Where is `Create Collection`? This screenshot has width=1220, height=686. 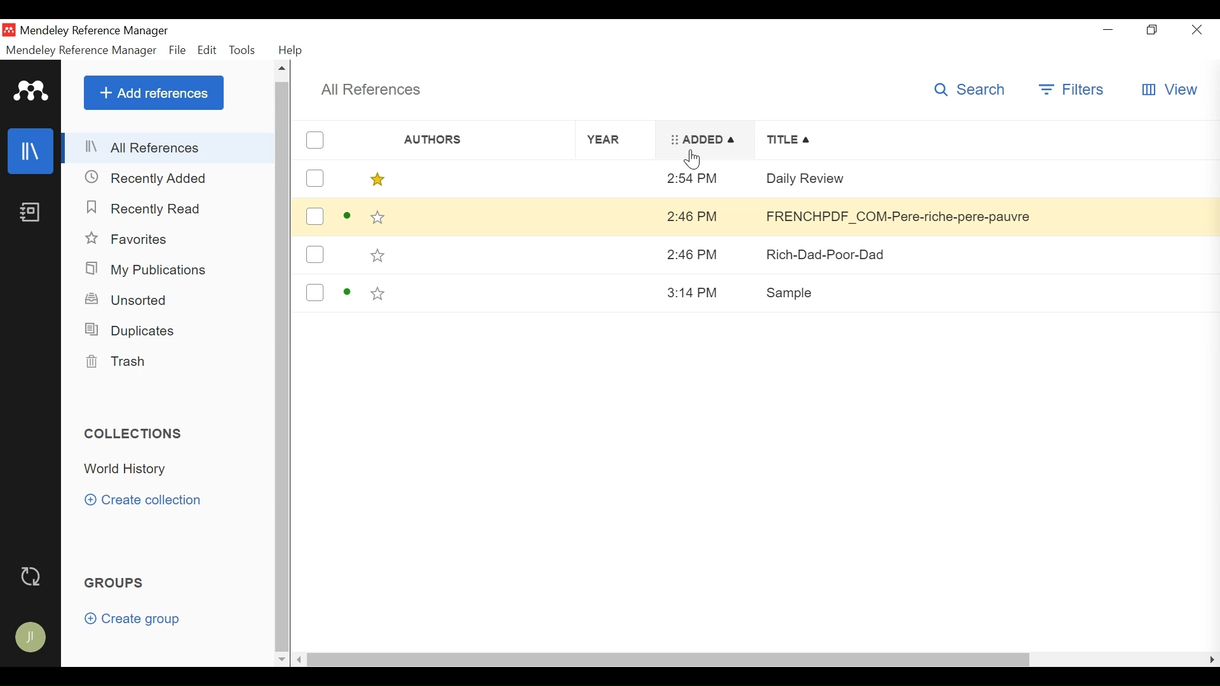
Create Collection is located at coordinates (147, 500).